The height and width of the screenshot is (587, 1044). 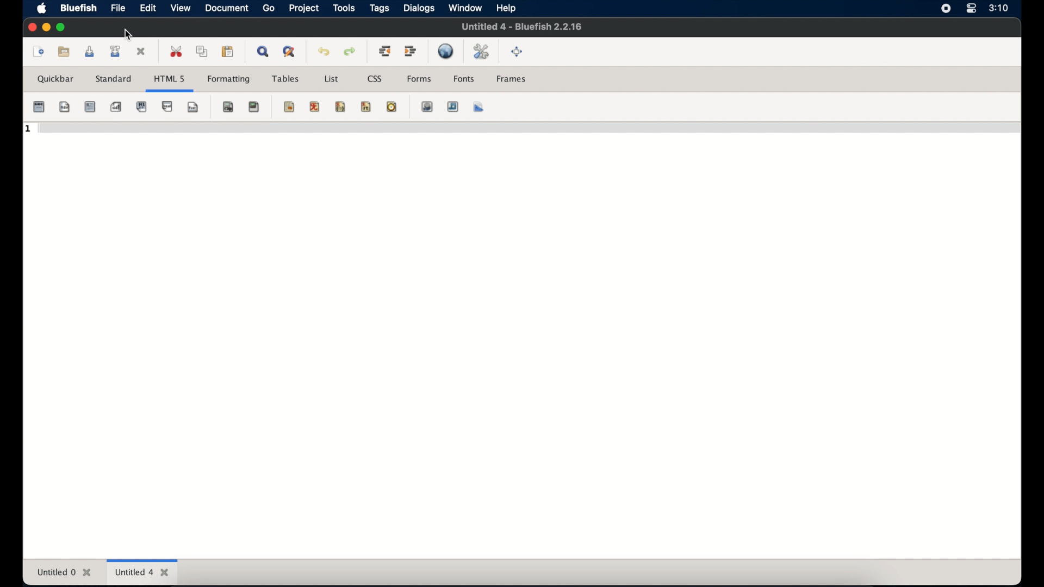 What do you see at coordinates (477, 106) in the screenshot?
I see `multi thumbnail` at bounding box center [477, 106].